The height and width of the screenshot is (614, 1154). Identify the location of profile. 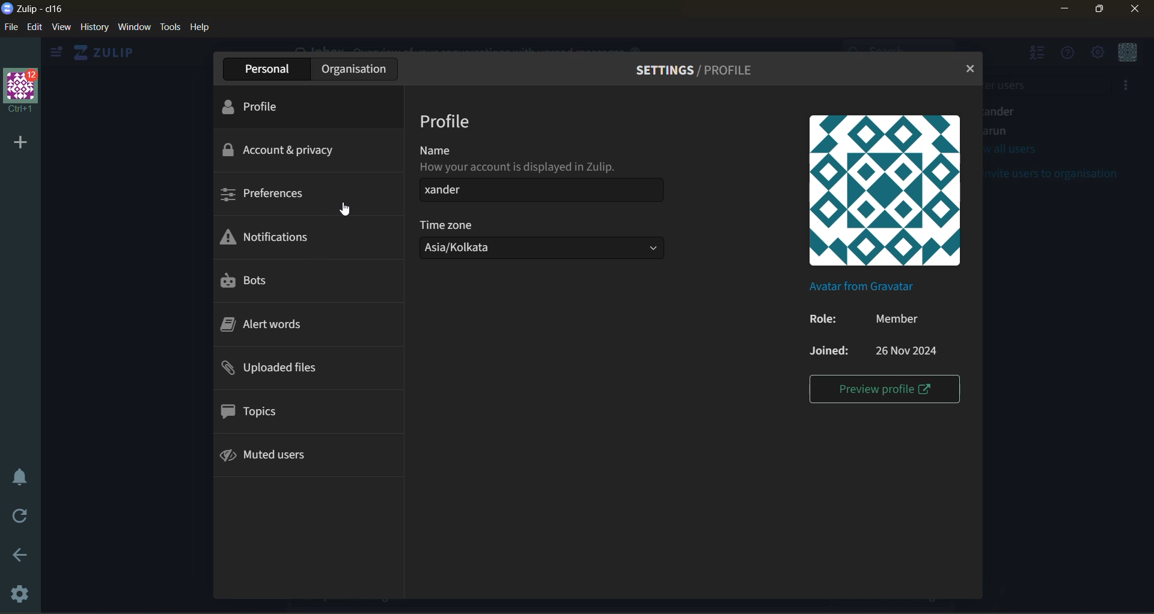
(450, 121).